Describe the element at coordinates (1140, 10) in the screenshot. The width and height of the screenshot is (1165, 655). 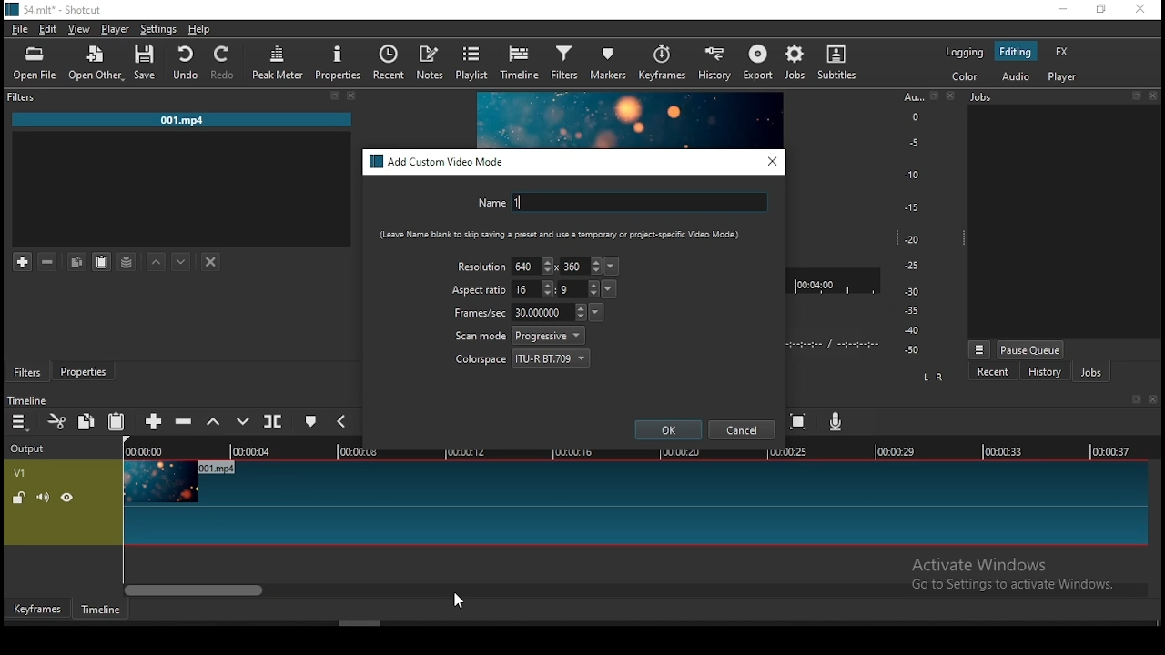
I see `close window` at that location.